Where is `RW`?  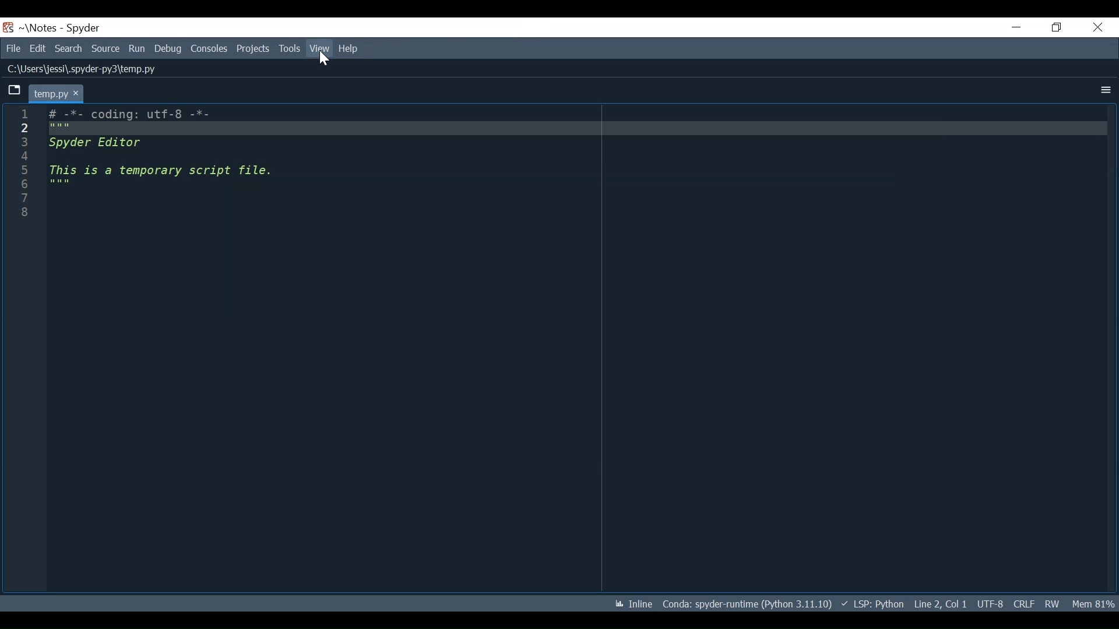
RW is located at coordinates (1053, 603).